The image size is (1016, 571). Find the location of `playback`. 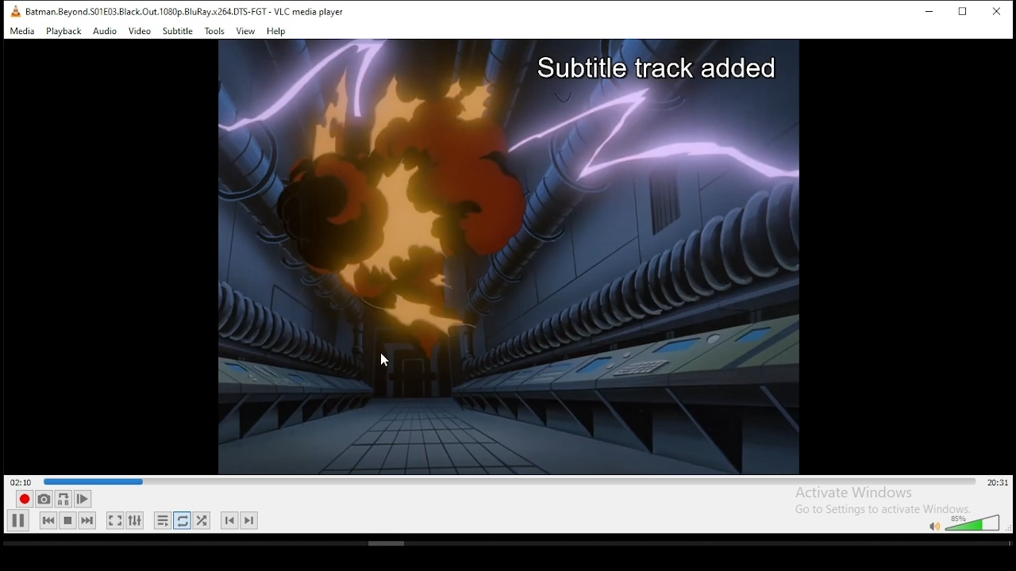

playback is located at coordinates (64, 31).